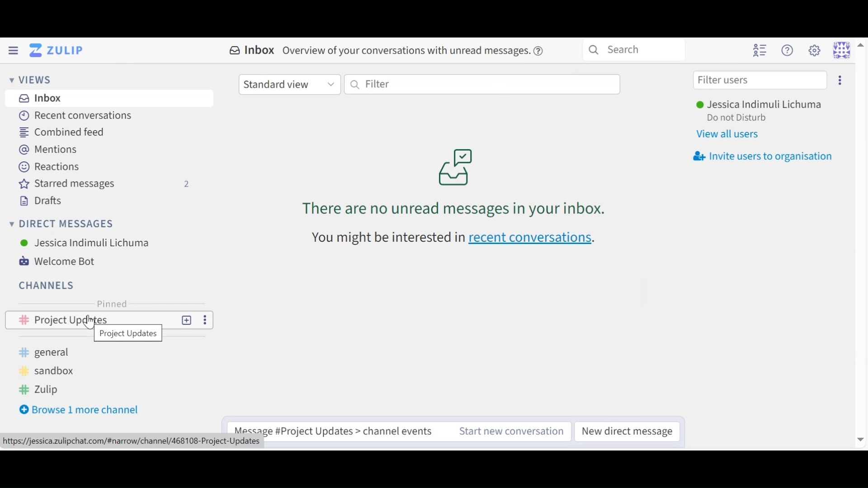  What do you see at coordinates (483, 84) in the screenshot?
I see `Filter by text` at bounding box center [483, 84].